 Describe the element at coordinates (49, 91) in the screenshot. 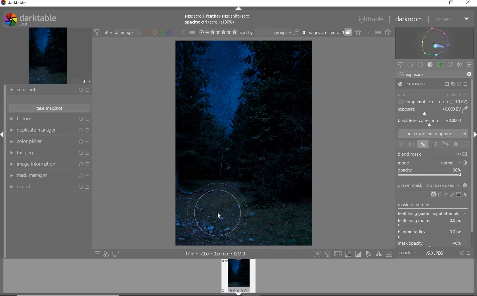

I see `SNAPSHOTS` at that location.